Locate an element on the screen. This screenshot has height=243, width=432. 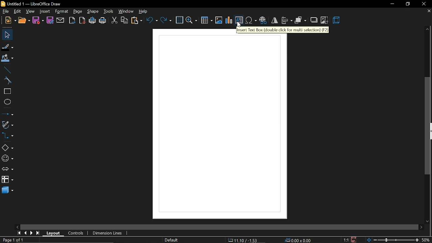
rectangle is located at coordinates (6, 92).